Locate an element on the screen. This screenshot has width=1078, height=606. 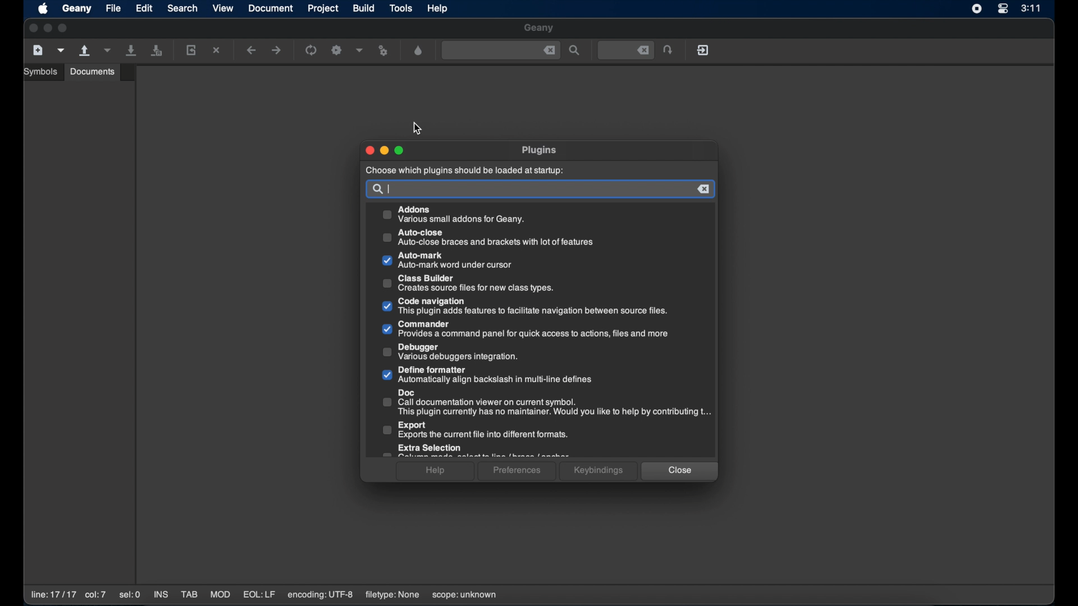
save all current file is located at coordinates (132, 50).